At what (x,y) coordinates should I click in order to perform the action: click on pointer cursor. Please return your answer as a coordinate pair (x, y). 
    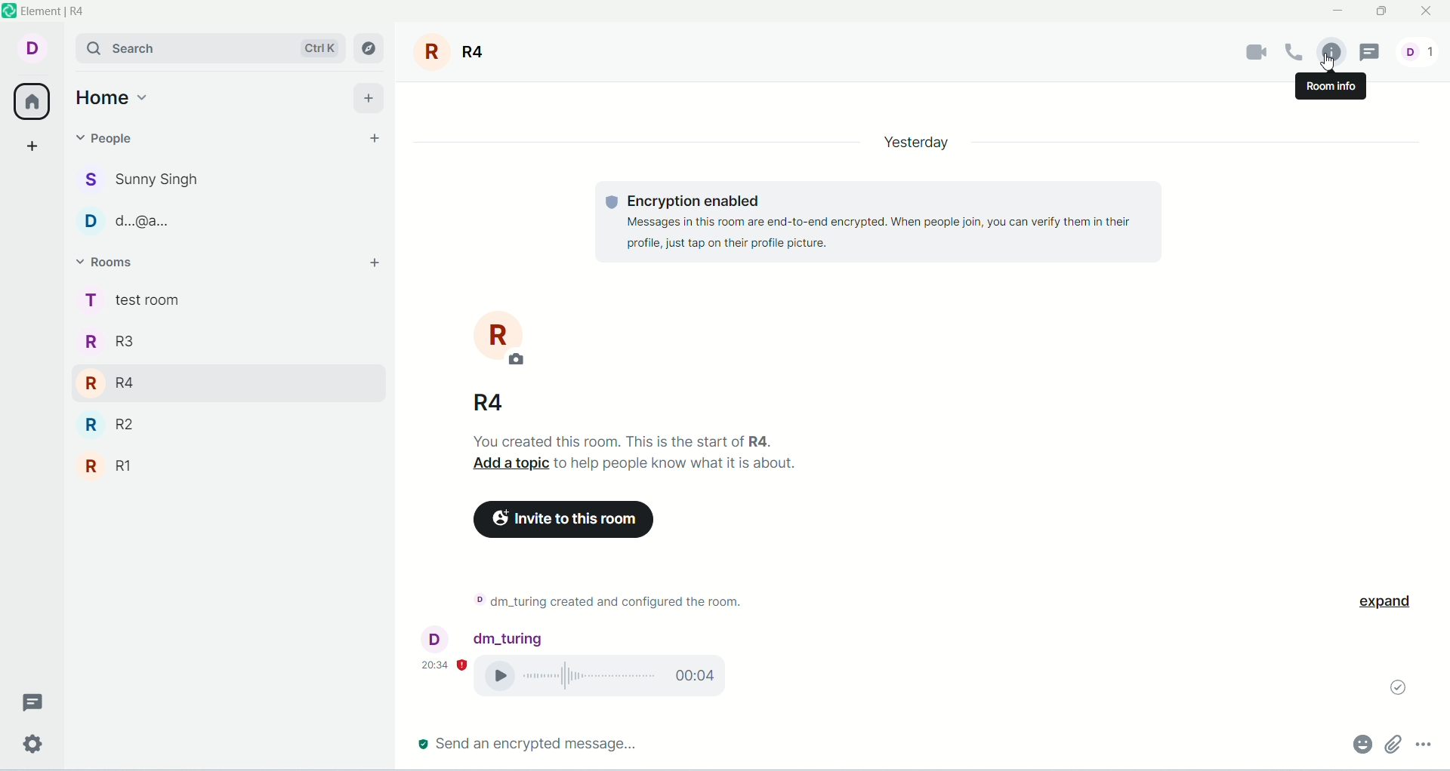
    Looking at the image, I should click on (1325, 63).